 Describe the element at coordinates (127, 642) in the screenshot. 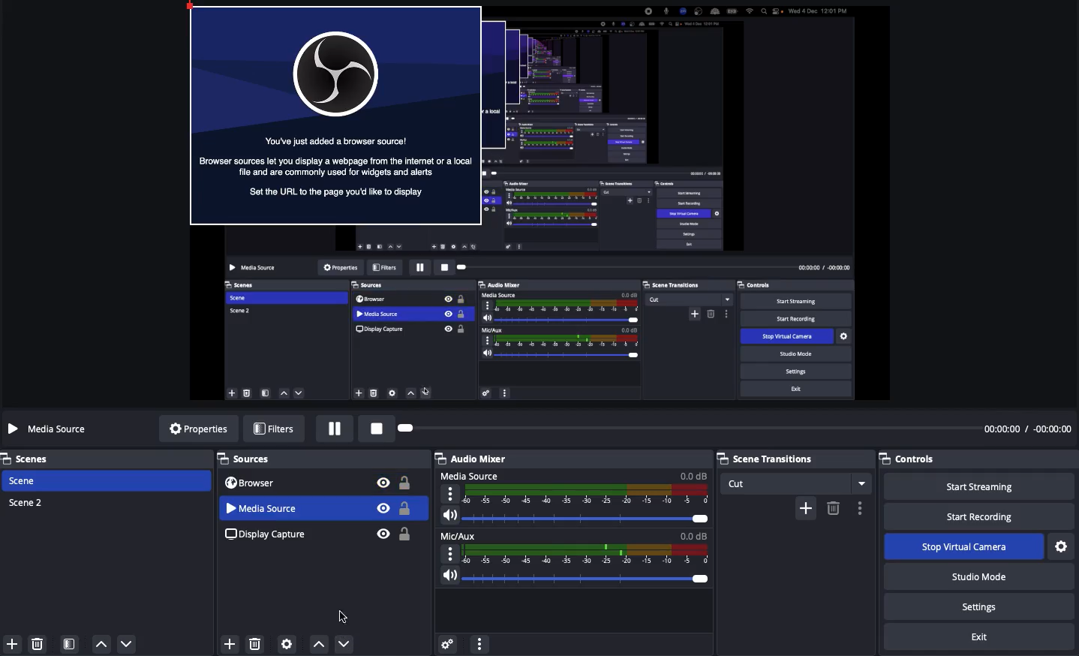

I see ` move down` at that location.